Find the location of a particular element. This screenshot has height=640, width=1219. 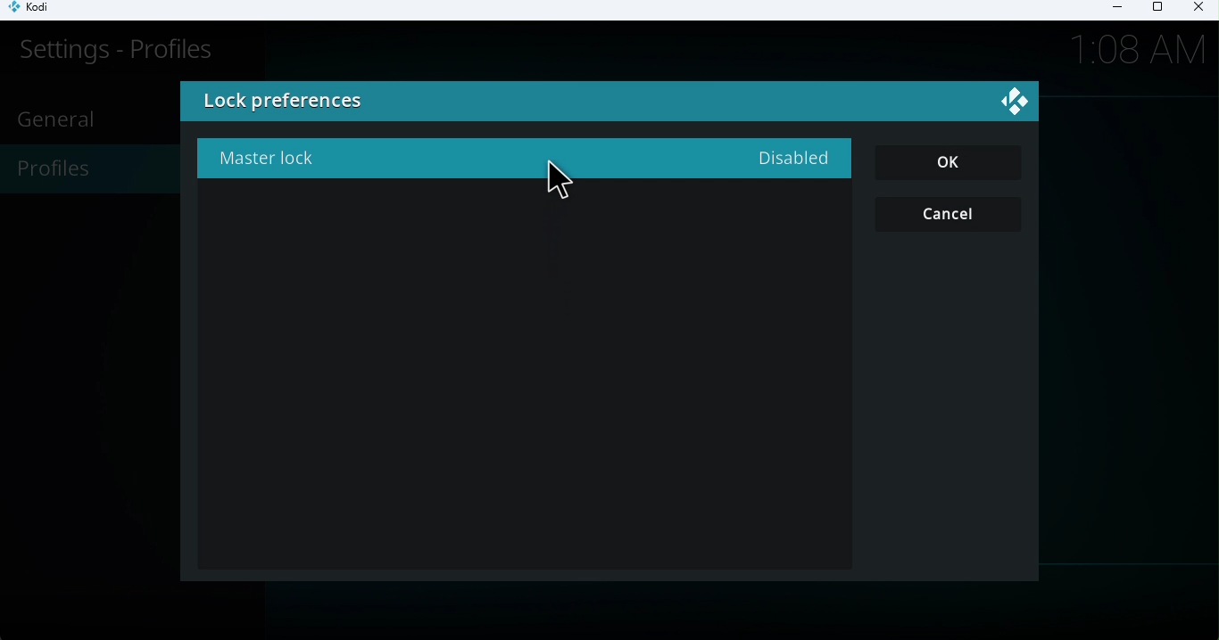

Time is located at coordinates (1140, 47).